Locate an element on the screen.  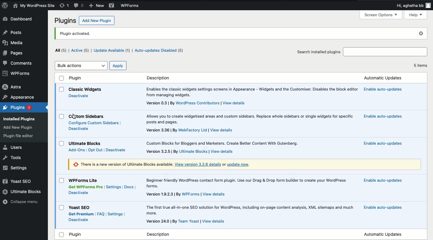
Plugins is located at coordinates (17, 108).